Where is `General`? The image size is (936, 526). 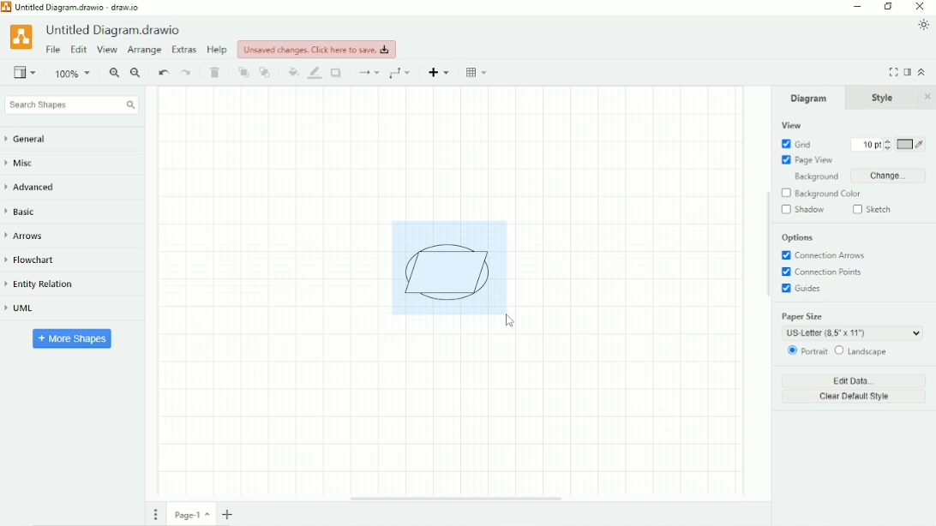 General is located at coordinates (34, 140).